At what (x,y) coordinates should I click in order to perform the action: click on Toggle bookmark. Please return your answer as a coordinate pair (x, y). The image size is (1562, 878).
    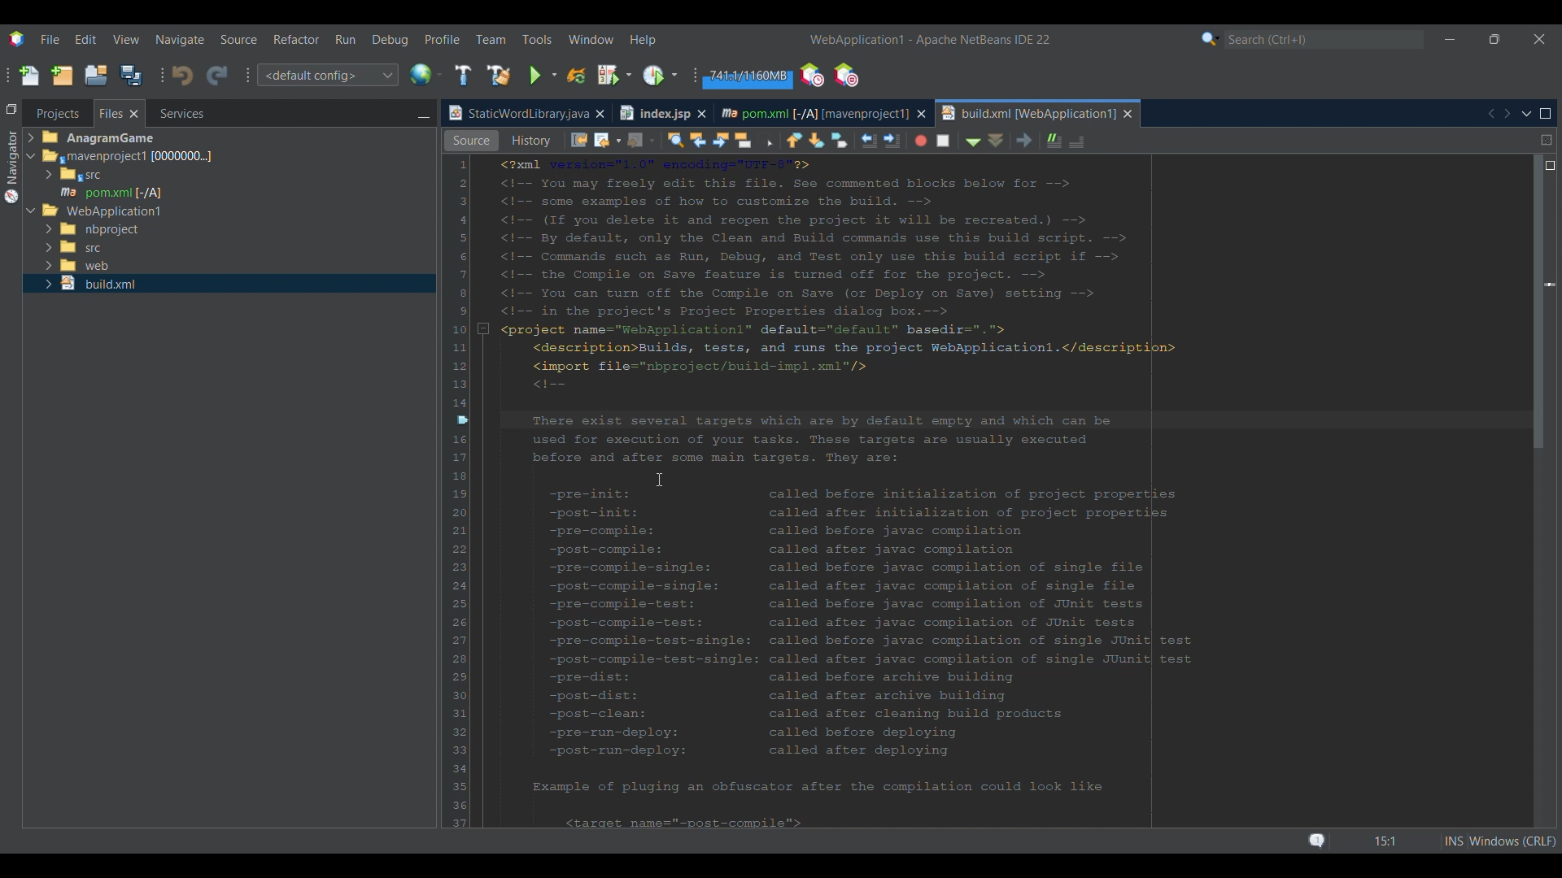
    Looking at the image, I should click on (986, 140).